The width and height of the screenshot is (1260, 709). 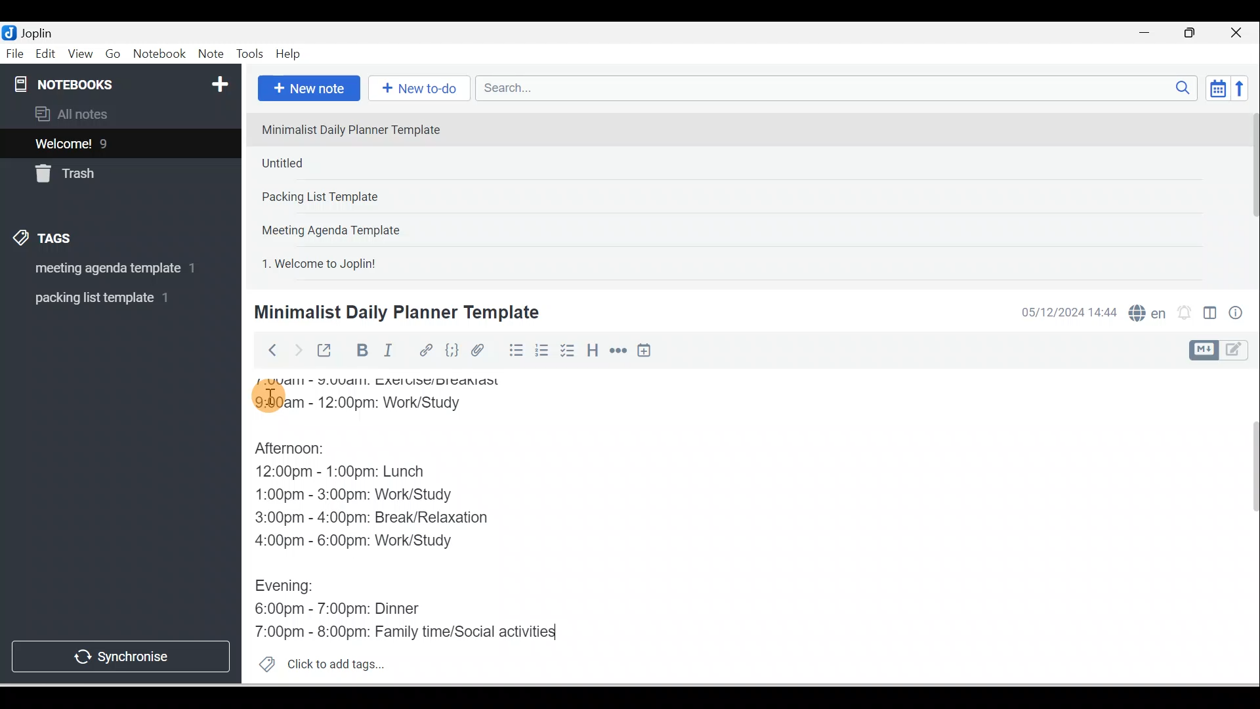 I want to click on Checkbox, so click(x=566, y=351).